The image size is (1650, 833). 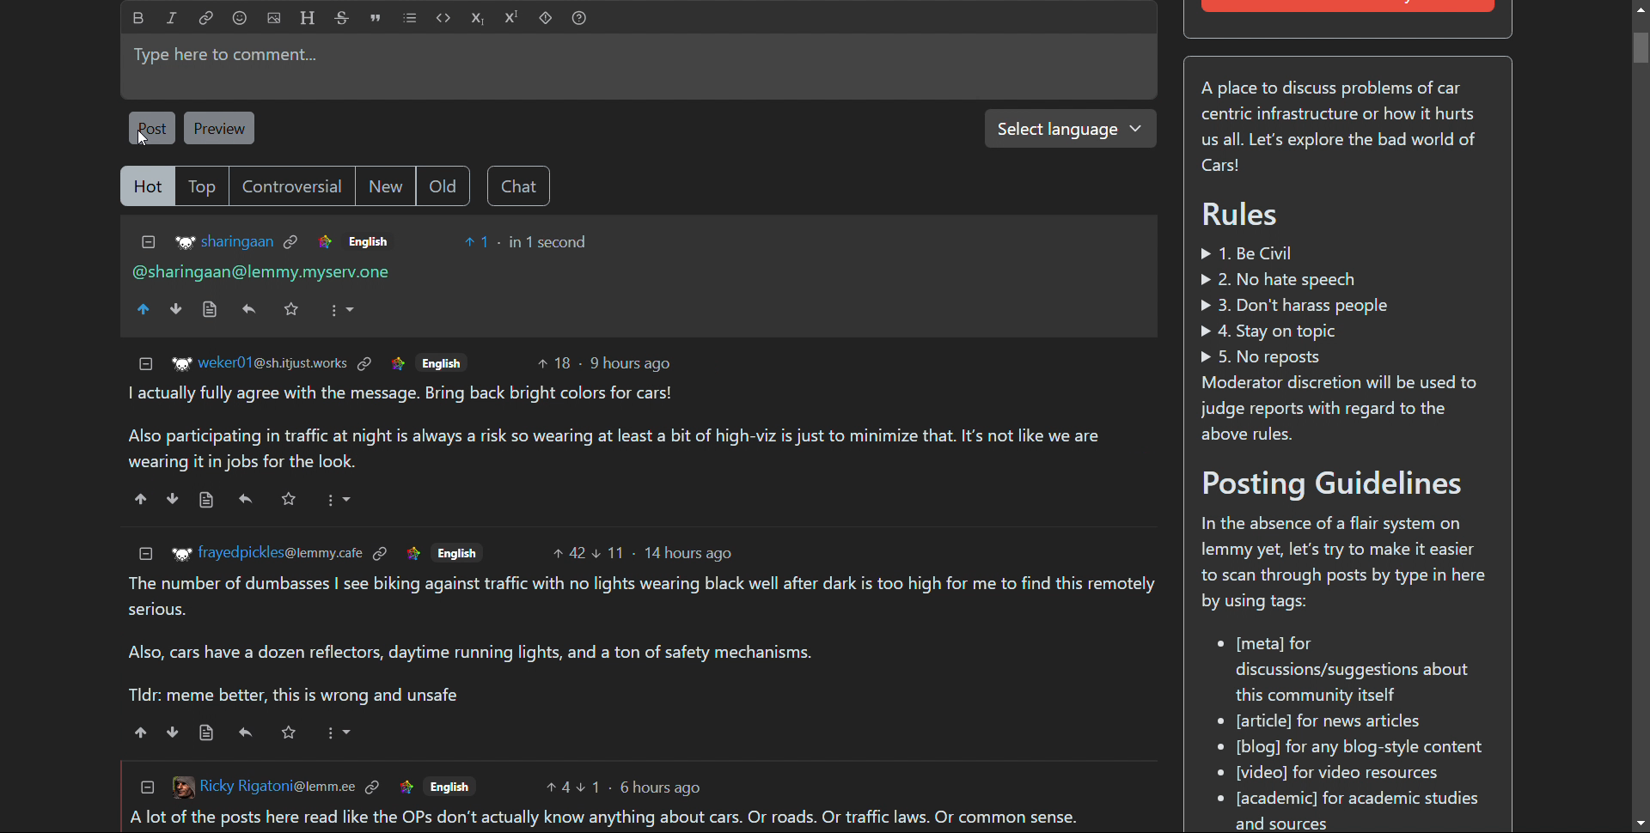 I want to click on More, so click(x=341, y=311).